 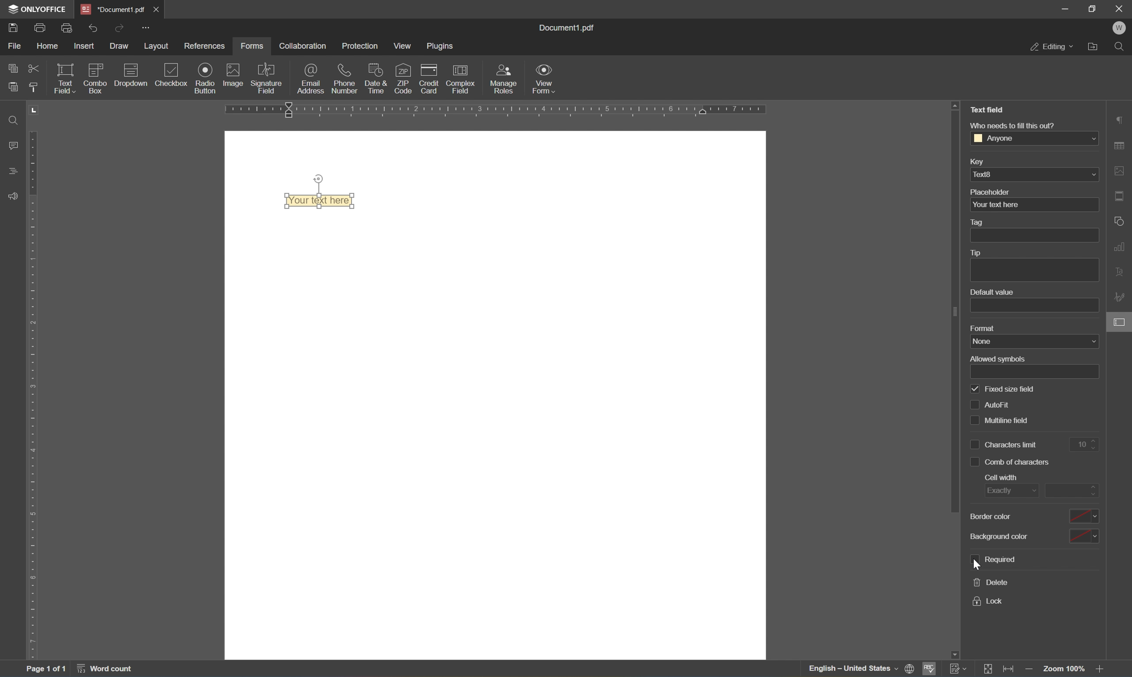 What do you see at coordinates (1028, 670) in the screenshot?
I see `zoom out` at bounding box center [1028, 670].